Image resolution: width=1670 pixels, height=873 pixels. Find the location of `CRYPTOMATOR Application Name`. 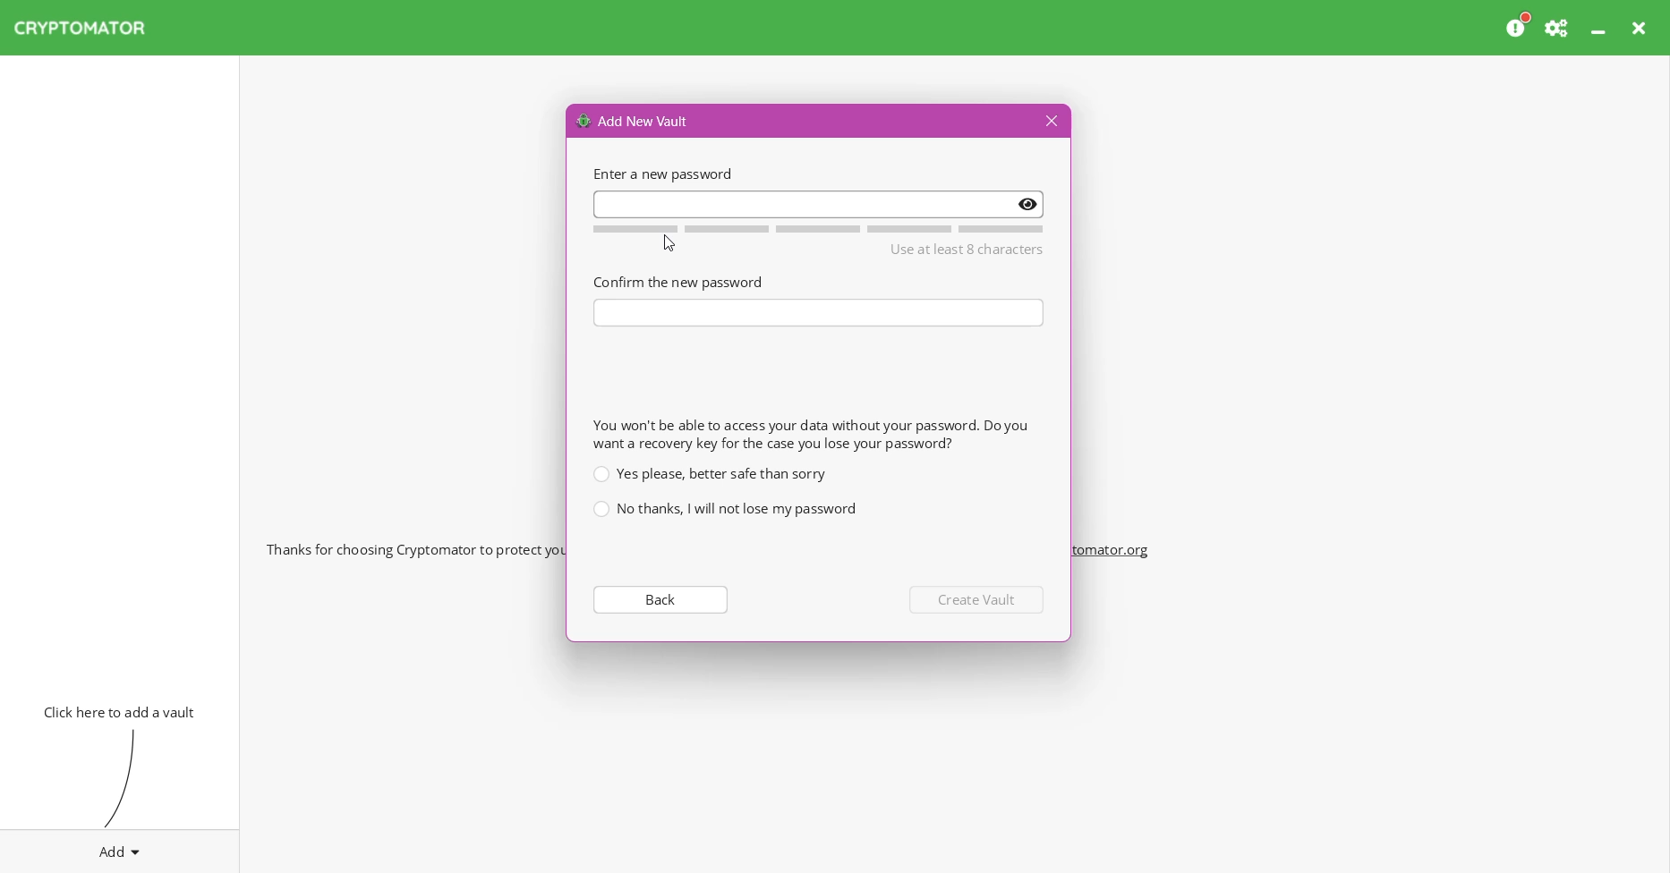

CRYPTOMATOR Application Name is located at coordinates (89, 28).